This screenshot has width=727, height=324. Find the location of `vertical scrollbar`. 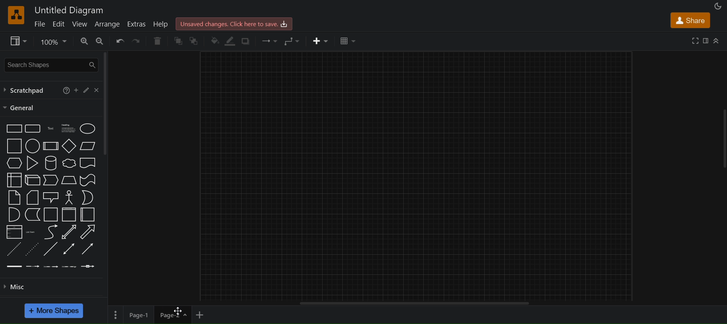

vertical scrollbar is located at coordinates (724, 130).